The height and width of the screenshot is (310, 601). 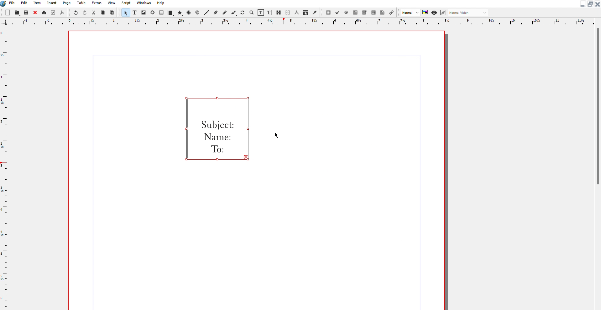 What do you see at coordinates (234, 12) in the screenshot?
I see `Brush Line` at bounding box center [234, 12].